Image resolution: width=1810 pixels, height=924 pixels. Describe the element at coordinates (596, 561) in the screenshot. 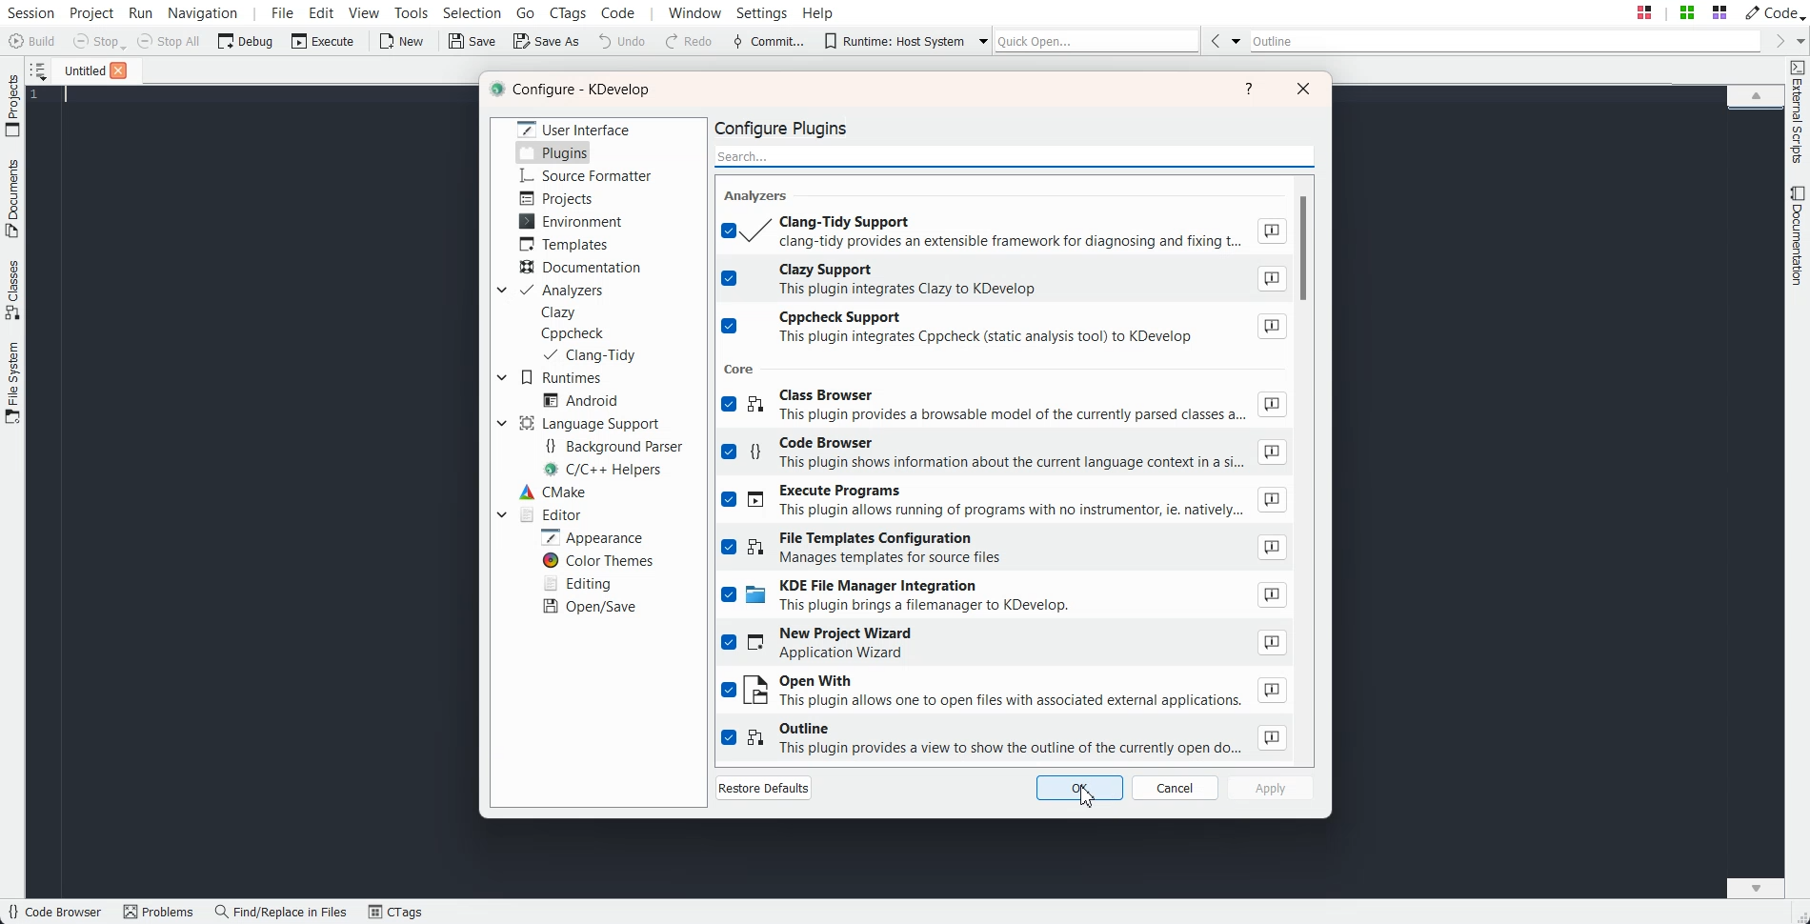

I see `Color Themes` at that location.